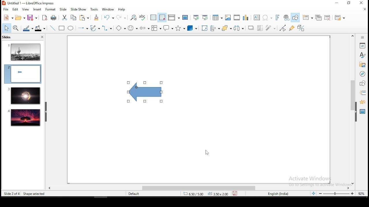 The width and height of the screenshot is (369, 207). I want to click on master slide, so click(185, 17).